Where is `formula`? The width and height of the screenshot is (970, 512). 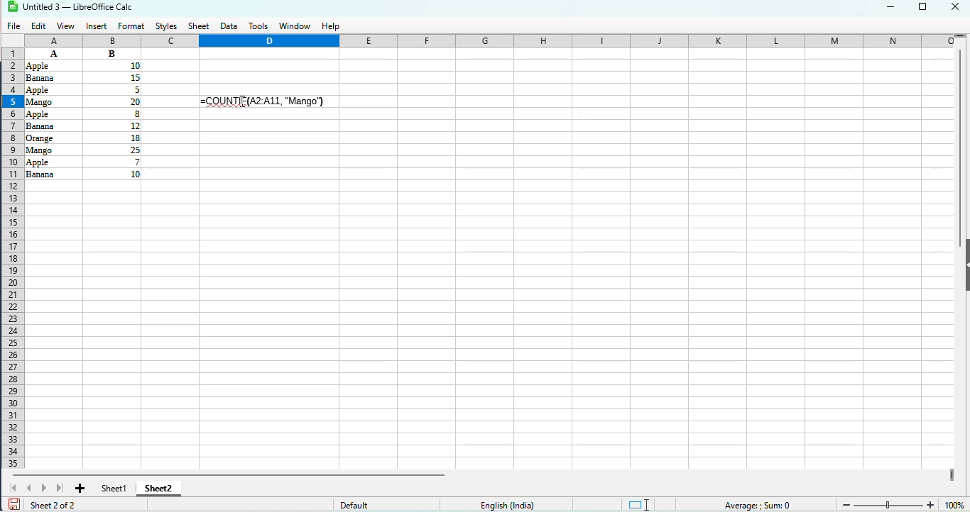
formula is located at coordinates (757, 505).